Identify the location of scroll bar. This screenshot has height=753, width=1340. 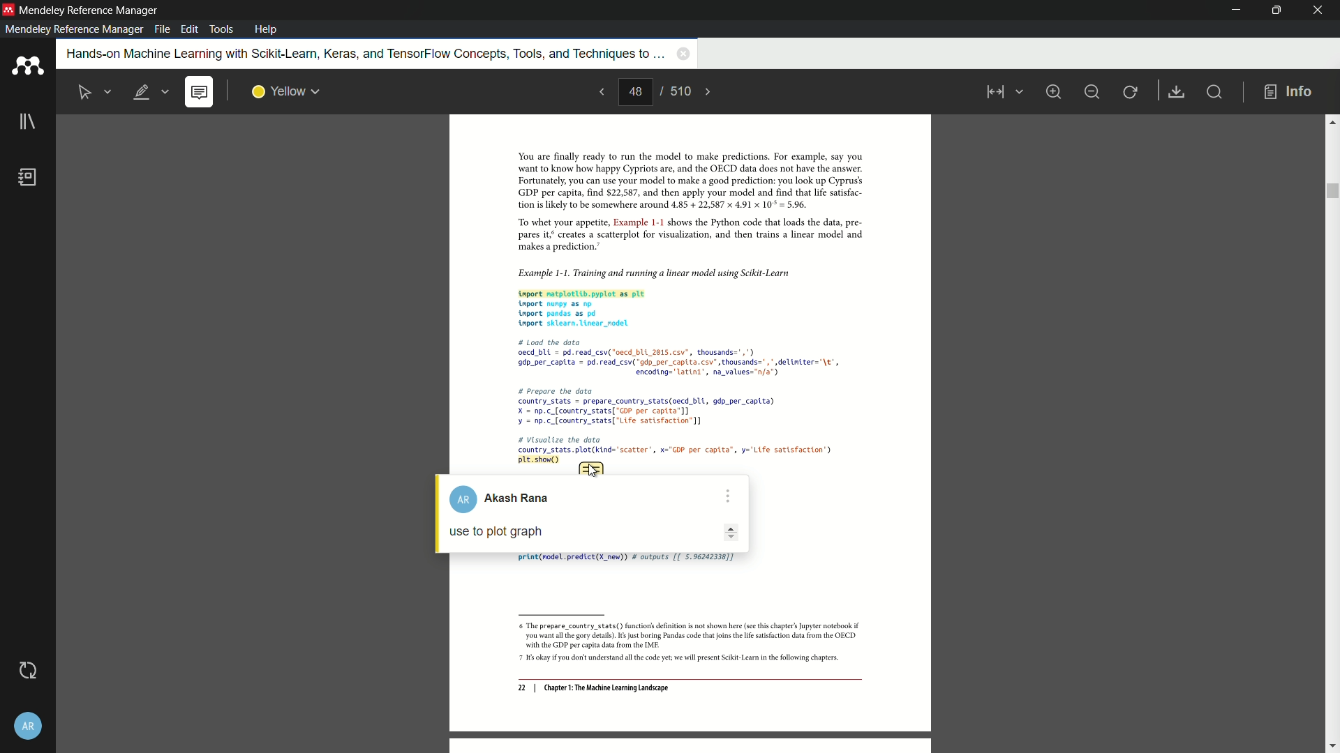
(1331, 191).